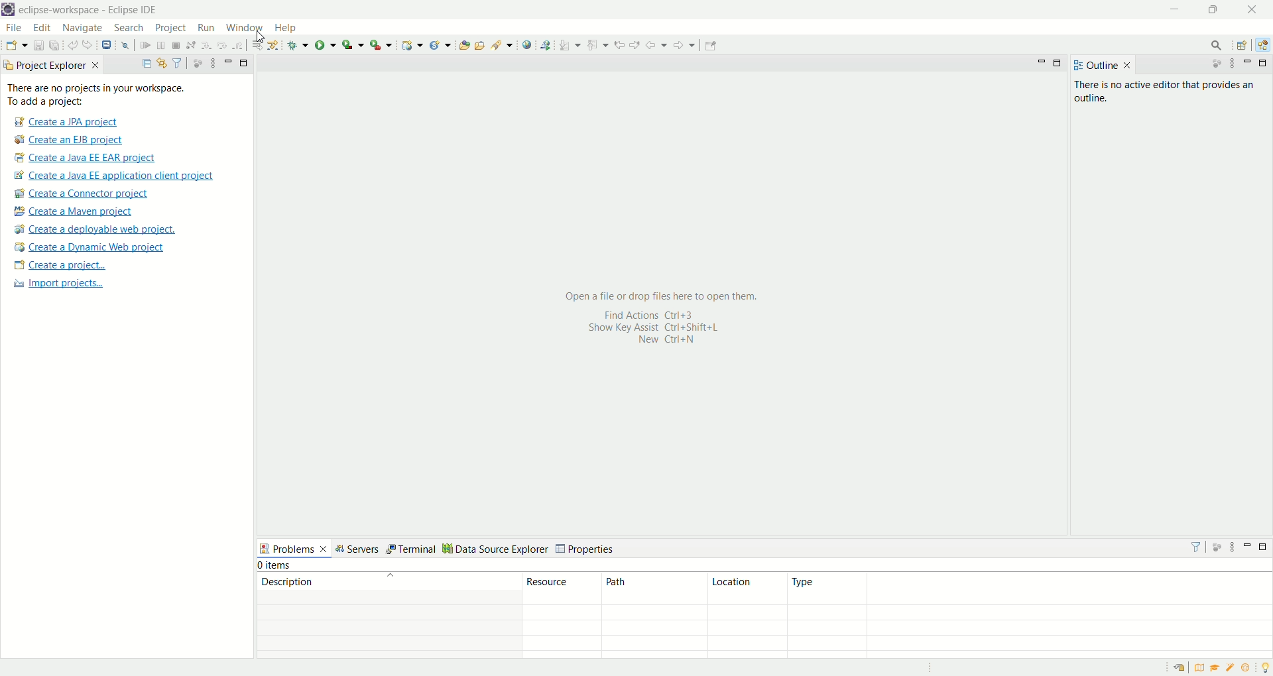 The width and height of the screenshot is (1273, 676). Describe the element at coordinates (1264, 64) in the screenshot. I see `maximize` at that location.